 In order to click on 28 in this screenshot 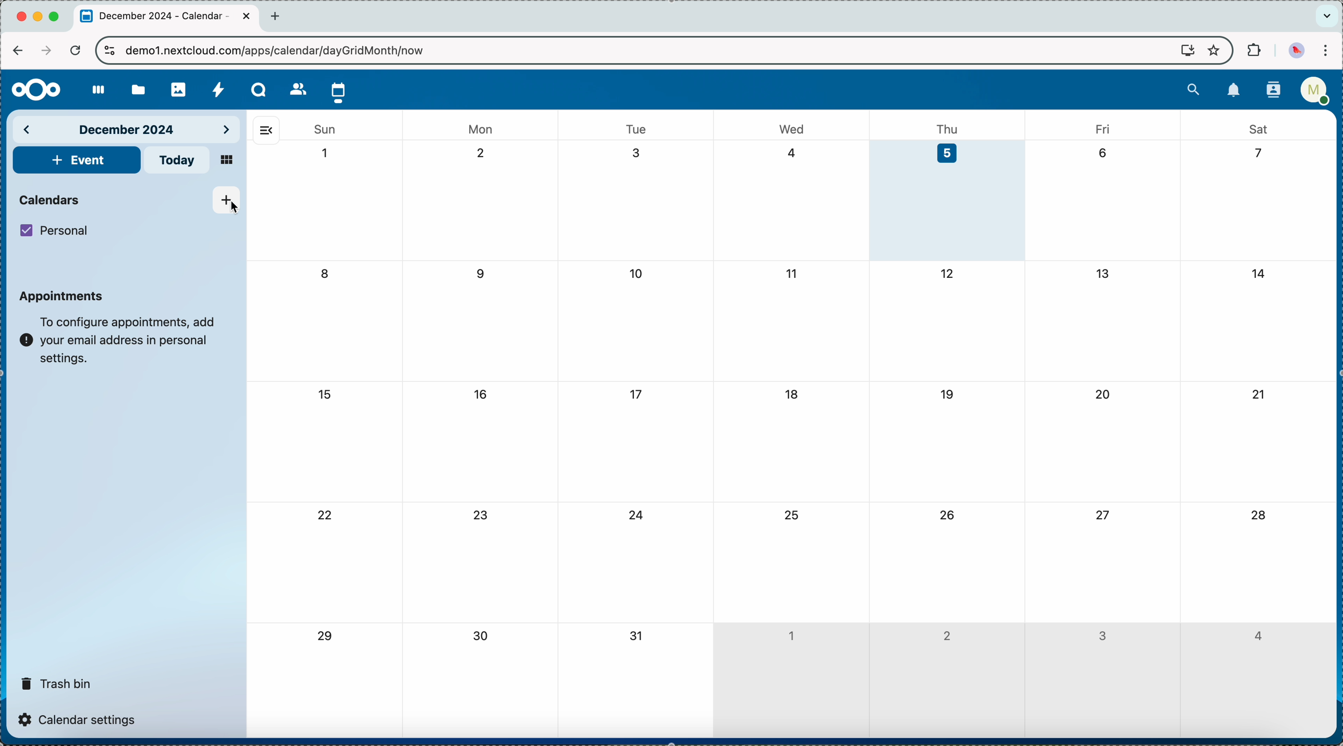, I will do `click(1258, 516)`.